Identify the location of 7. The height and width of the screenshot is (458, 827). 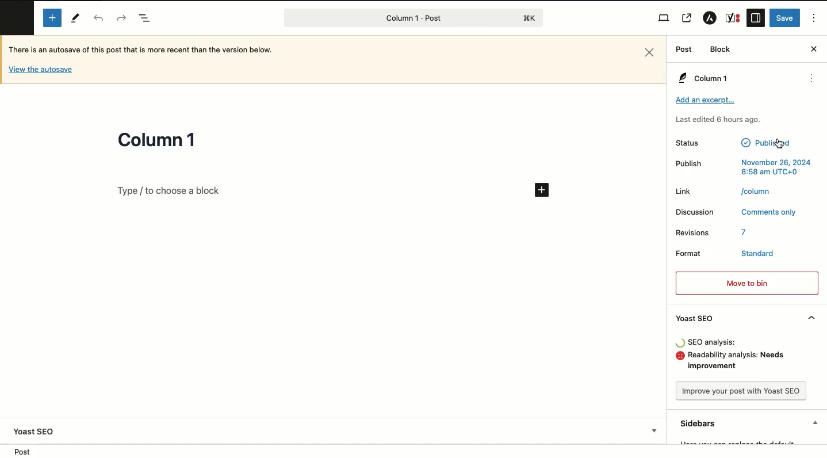
(745, 232).